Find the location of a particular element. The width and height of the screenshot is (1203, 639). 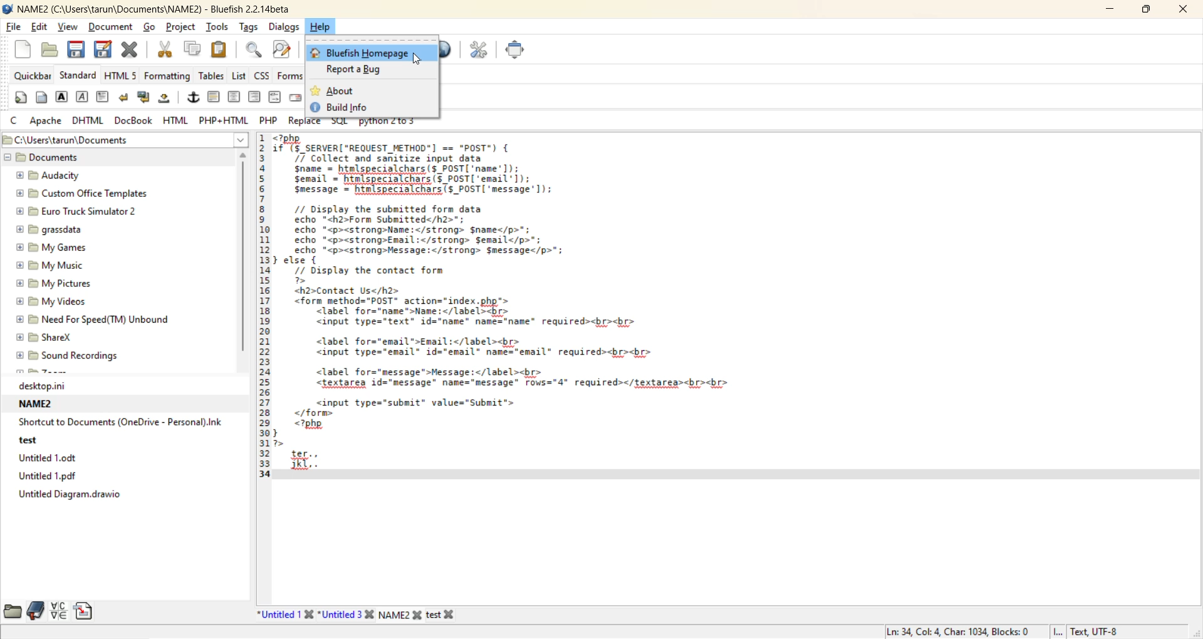

replace is located at coordinates (305, 120).